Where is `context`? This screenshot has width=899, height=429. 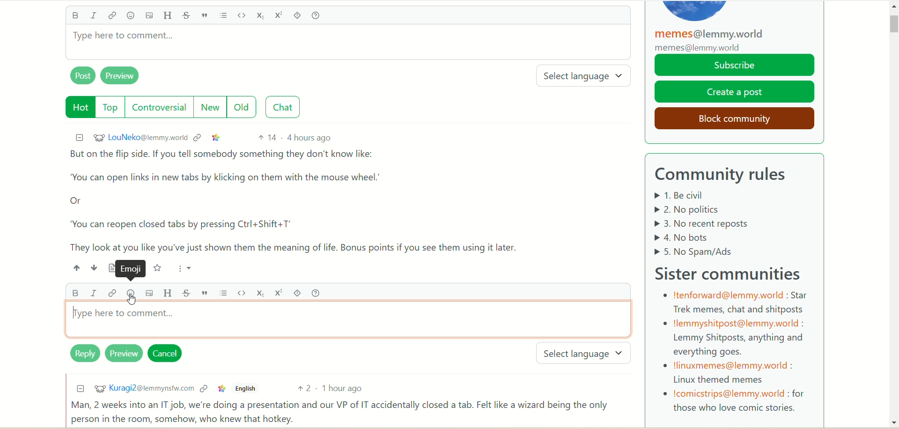
context is located at coordinates (203, 390).